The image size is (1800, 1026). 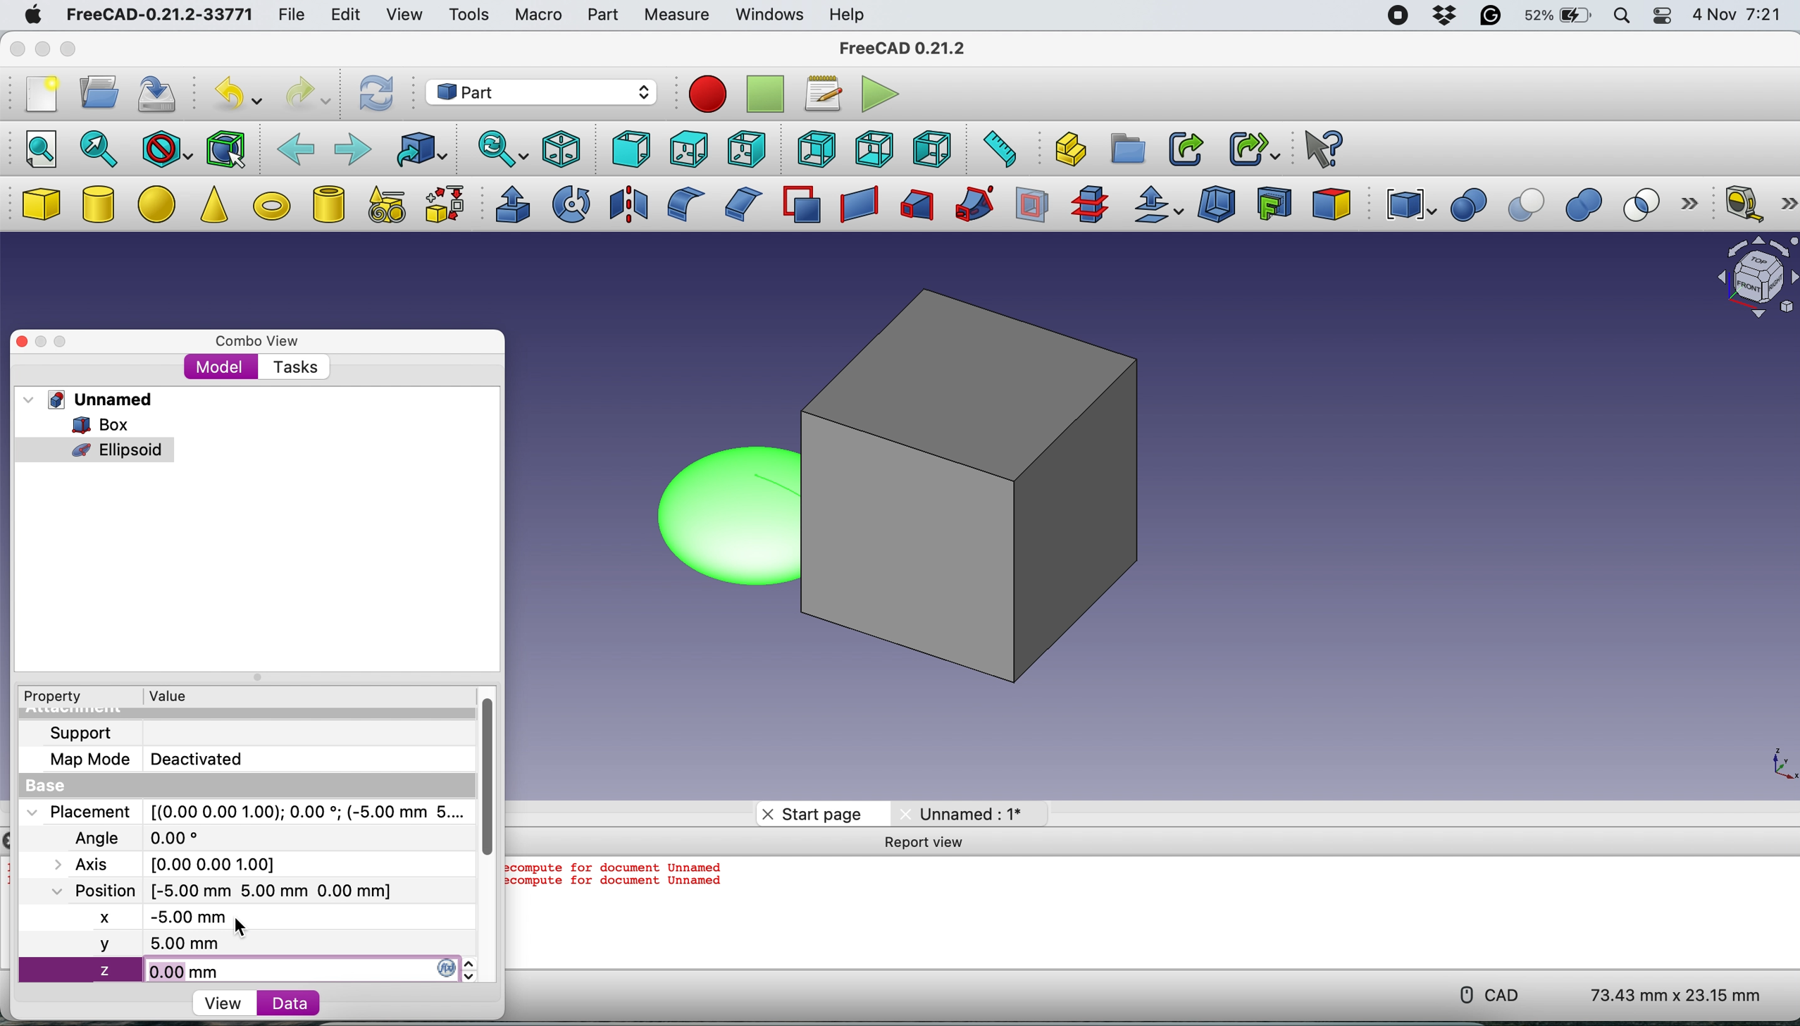 I want to click on make link, so click(x=1185, y=148).